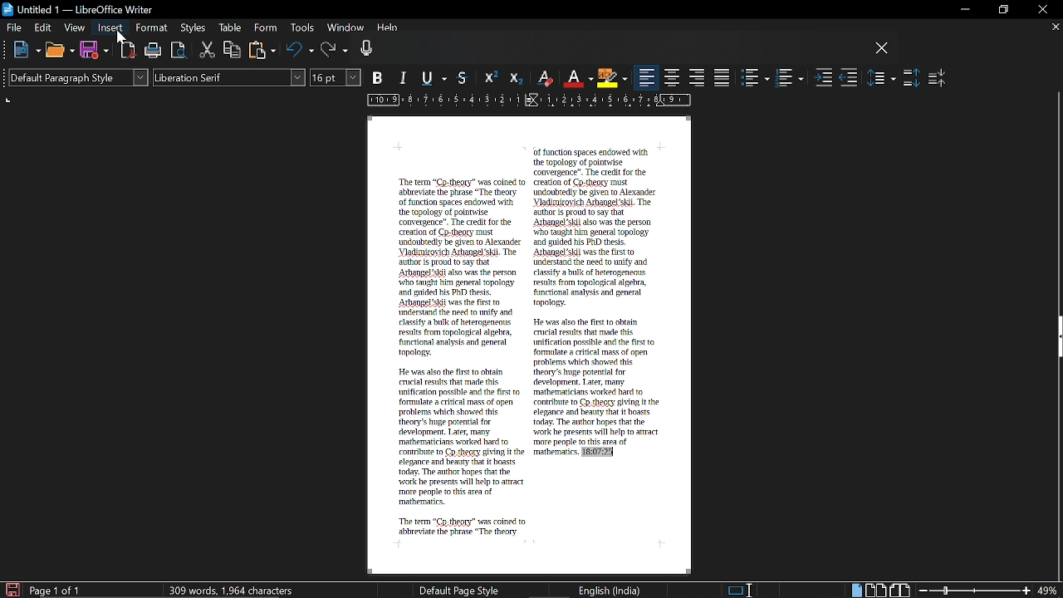 This screenshot has height=598, width=1063. I want to click on Format, so click(151, 28).